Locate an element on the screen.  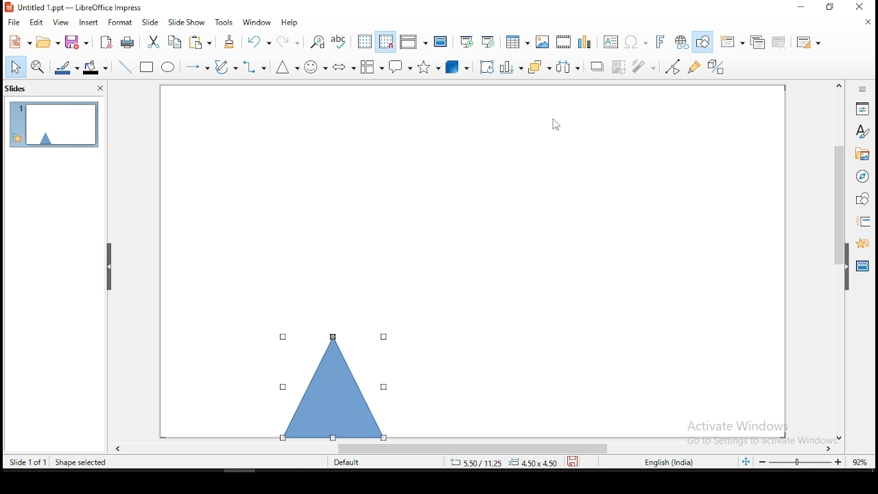
copy is located at coordinates (178, 44).